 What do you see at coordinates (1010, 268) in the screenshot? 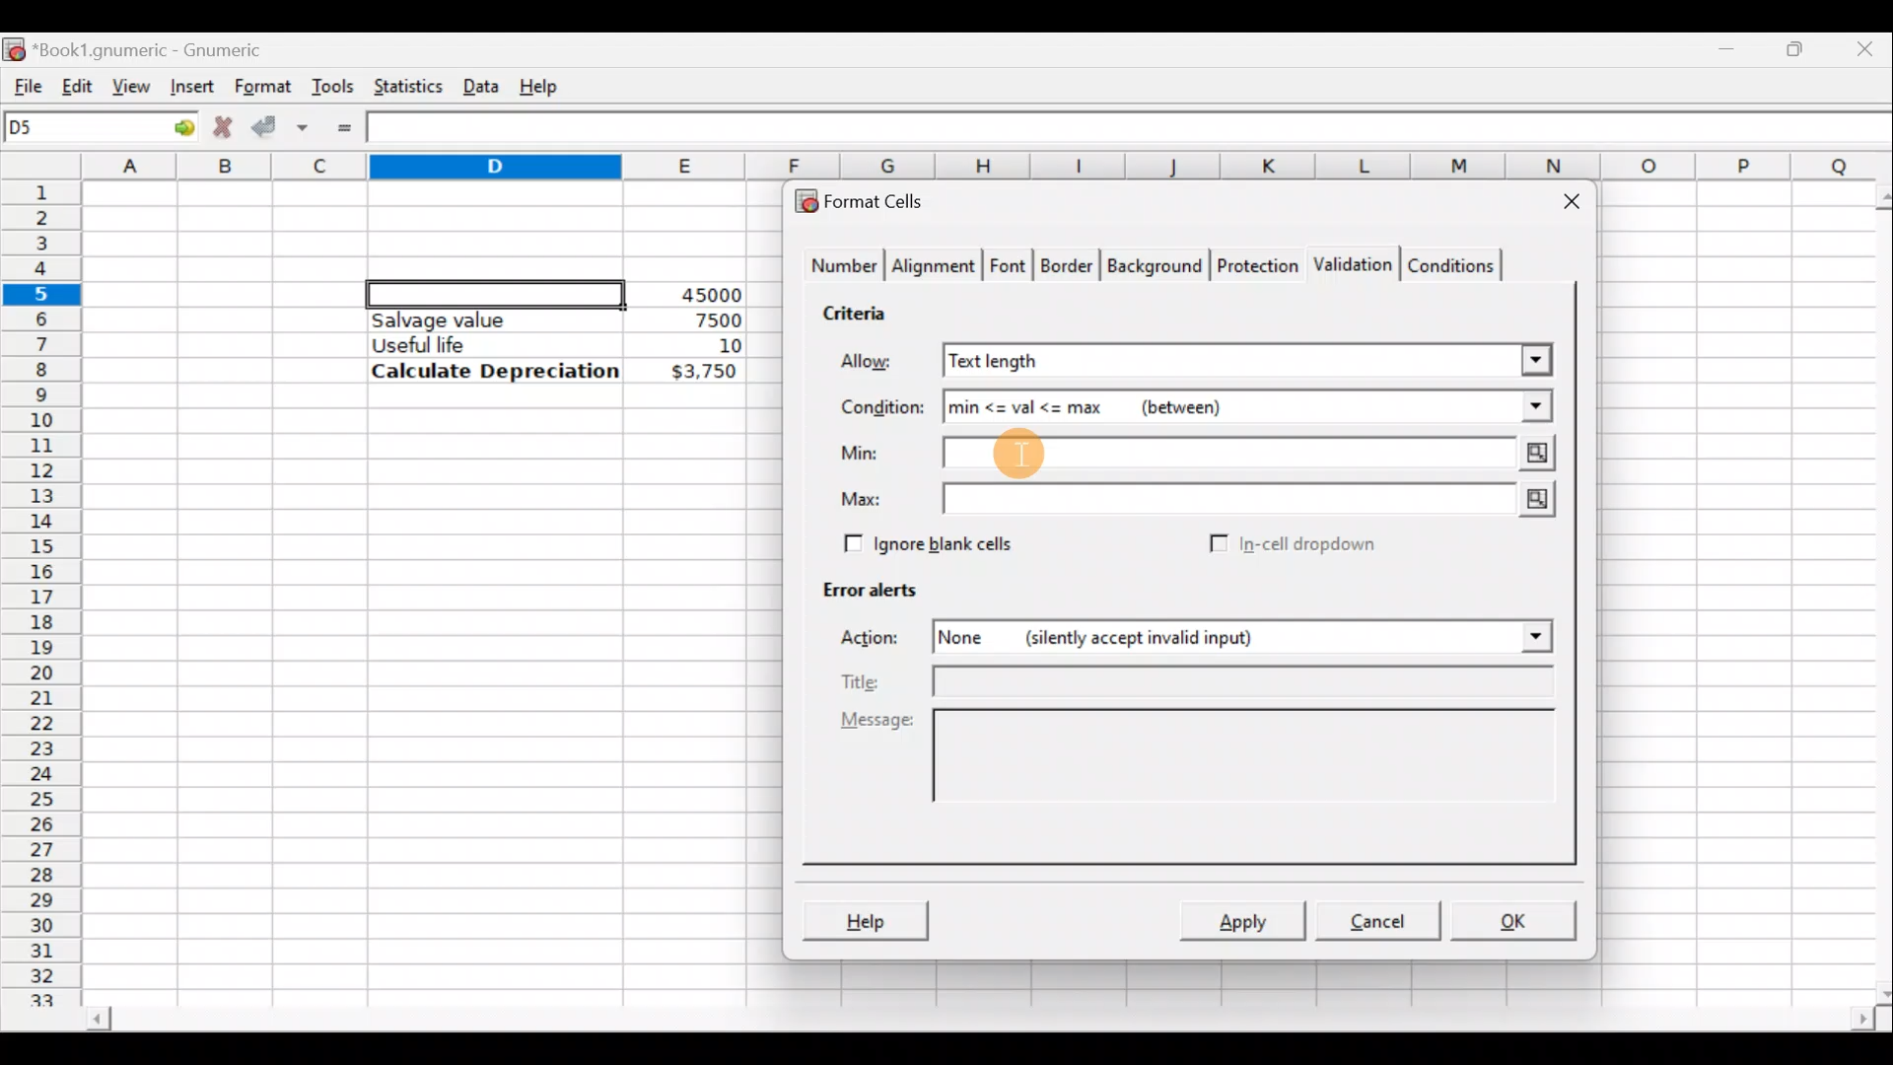
I see `Font` at bounding box center [1010, 268].